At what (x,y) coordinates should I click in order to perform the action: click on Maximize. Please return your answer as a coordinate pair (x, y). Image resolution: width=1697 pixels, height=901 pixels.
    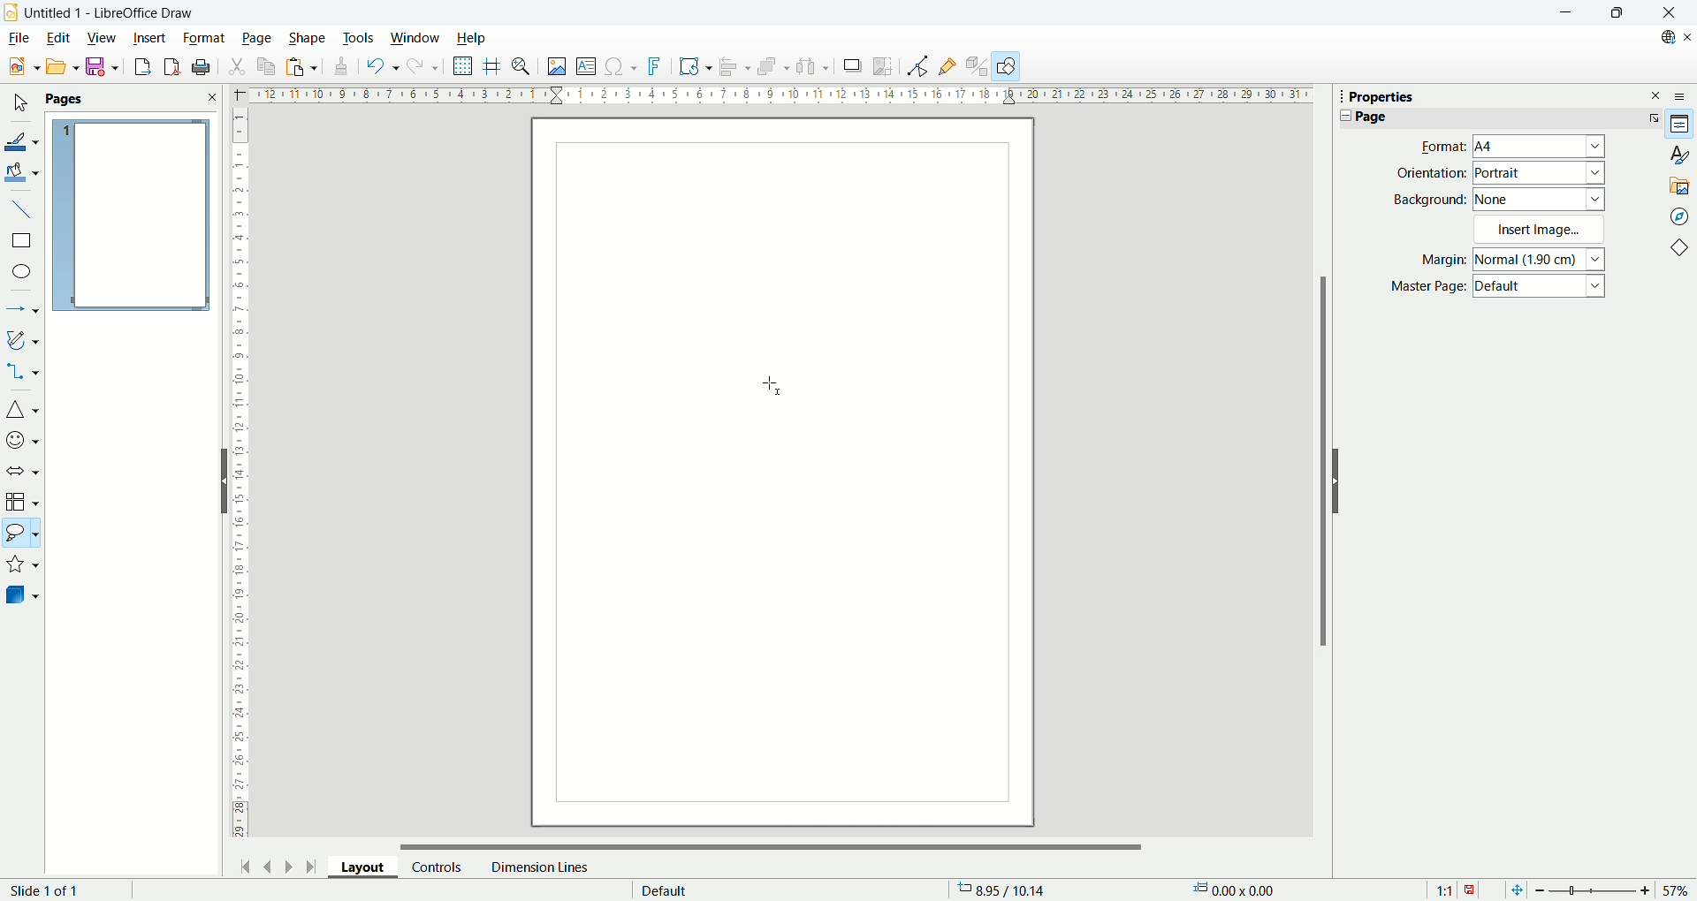
    Looking at the image, I should click on (1616, 13).